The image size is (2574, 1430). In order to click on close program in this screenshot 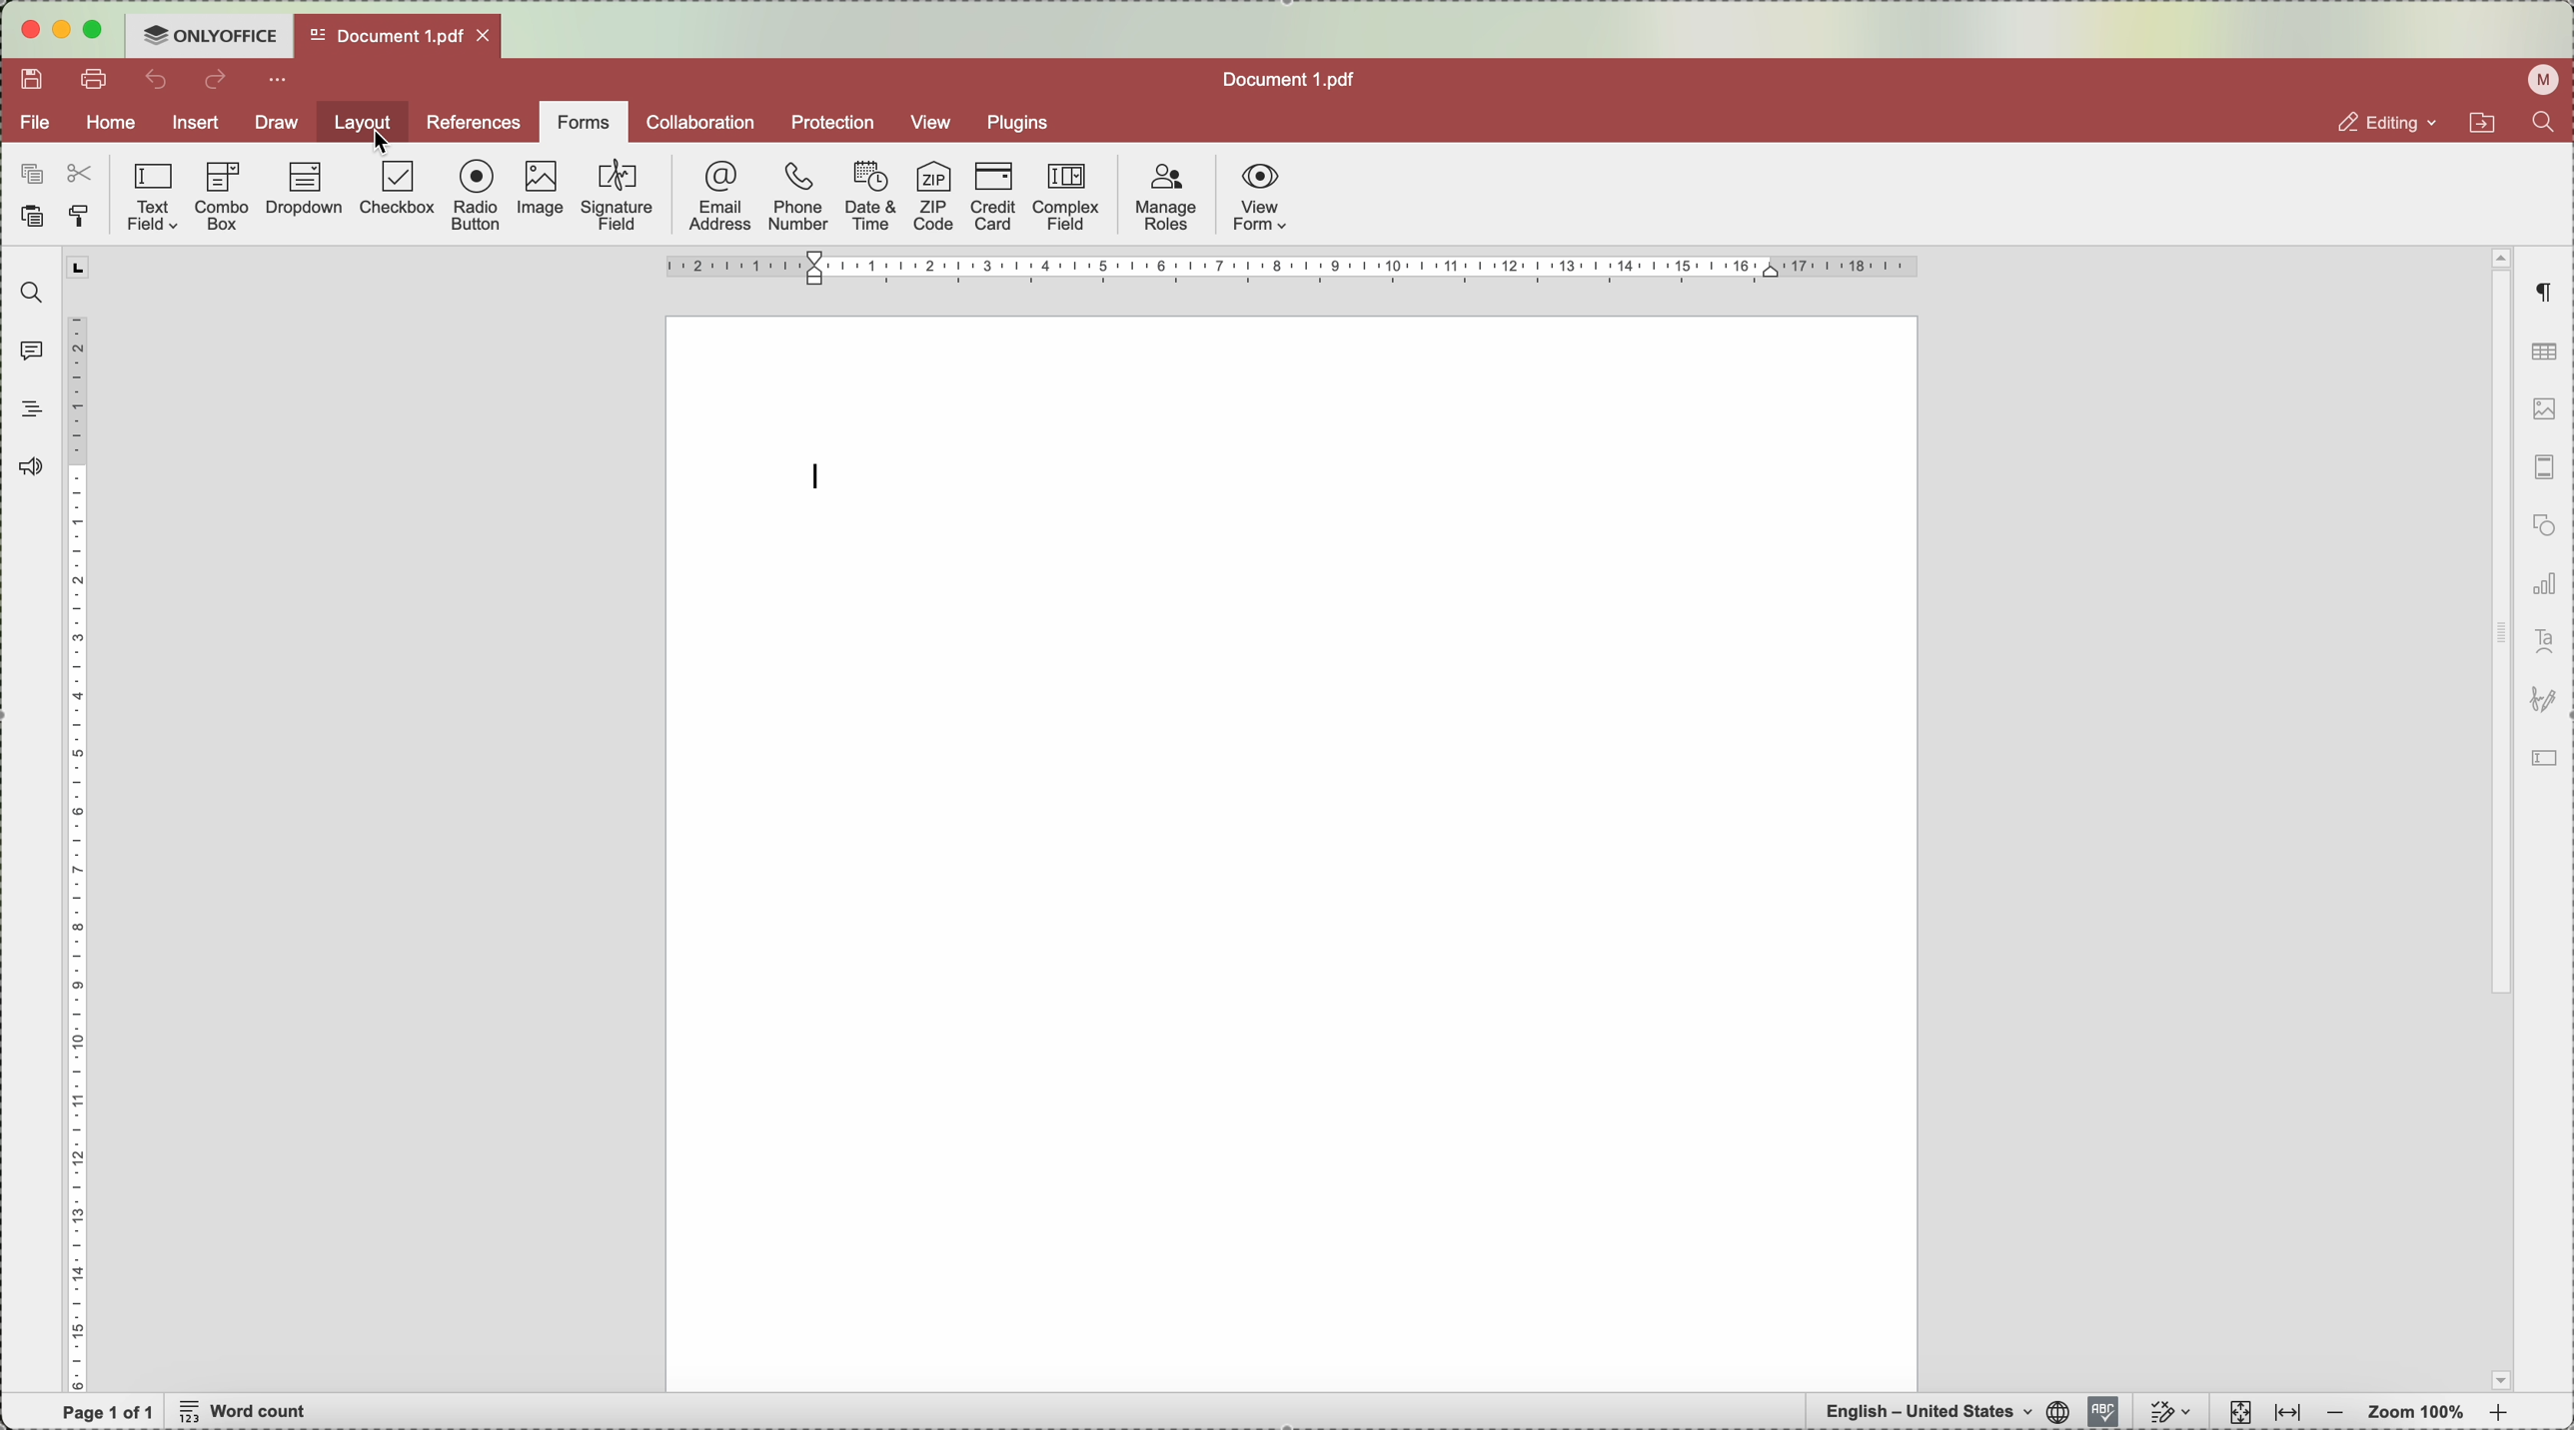, I will do `click(26, 34)`.